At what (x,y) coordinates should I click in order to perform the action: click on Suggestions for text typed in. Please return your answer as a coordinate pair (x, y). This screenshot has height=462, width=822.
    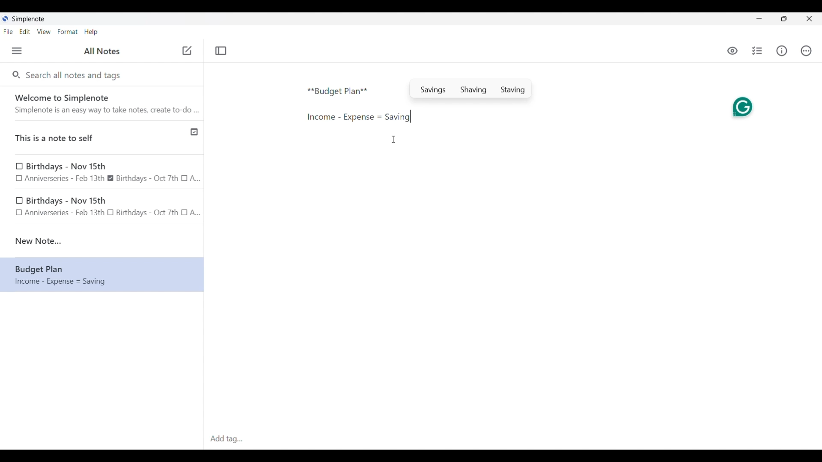
    Looking at the image, I should click on (471, 88).